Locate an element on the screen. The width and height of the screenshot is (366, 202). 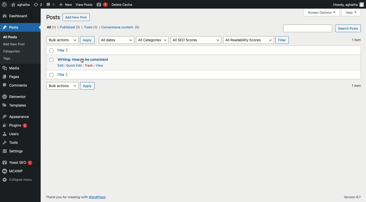
Plugins 2 is located at coordinates (16, 126).